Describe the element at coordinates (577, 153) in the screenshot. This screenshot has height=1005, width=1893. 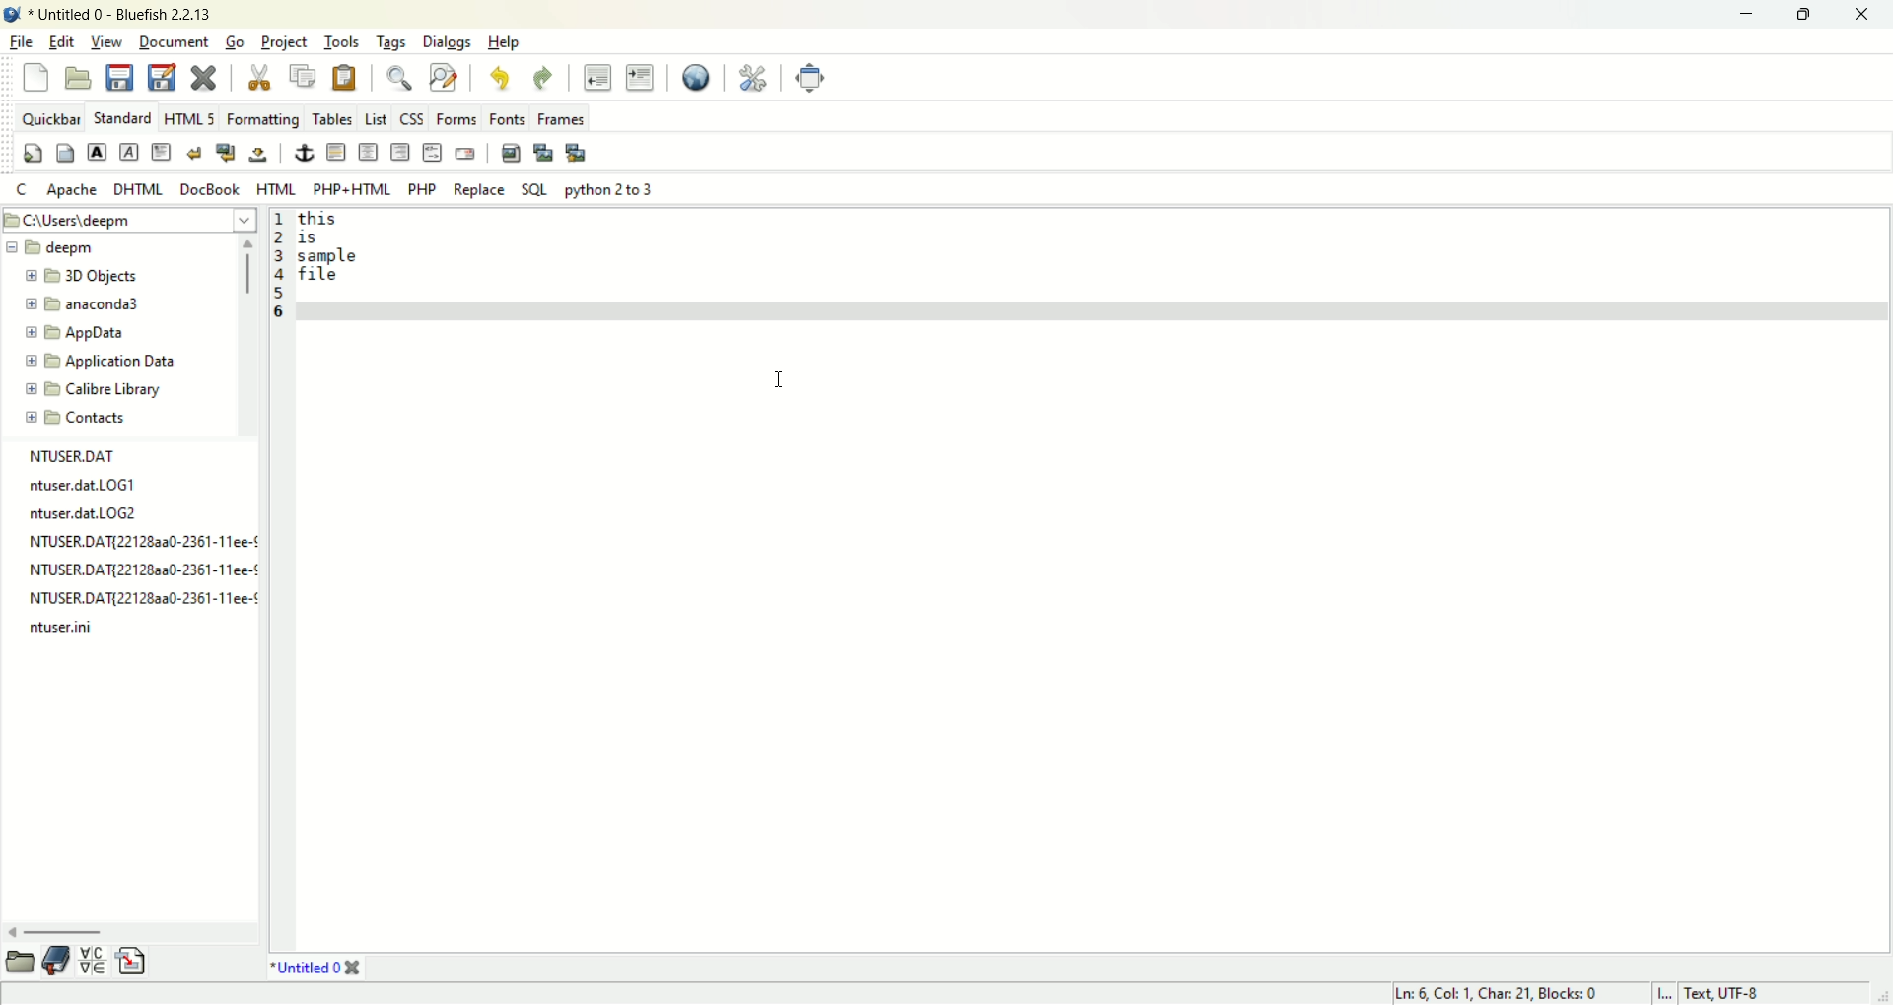
I see `multi thumbnail` at that location.